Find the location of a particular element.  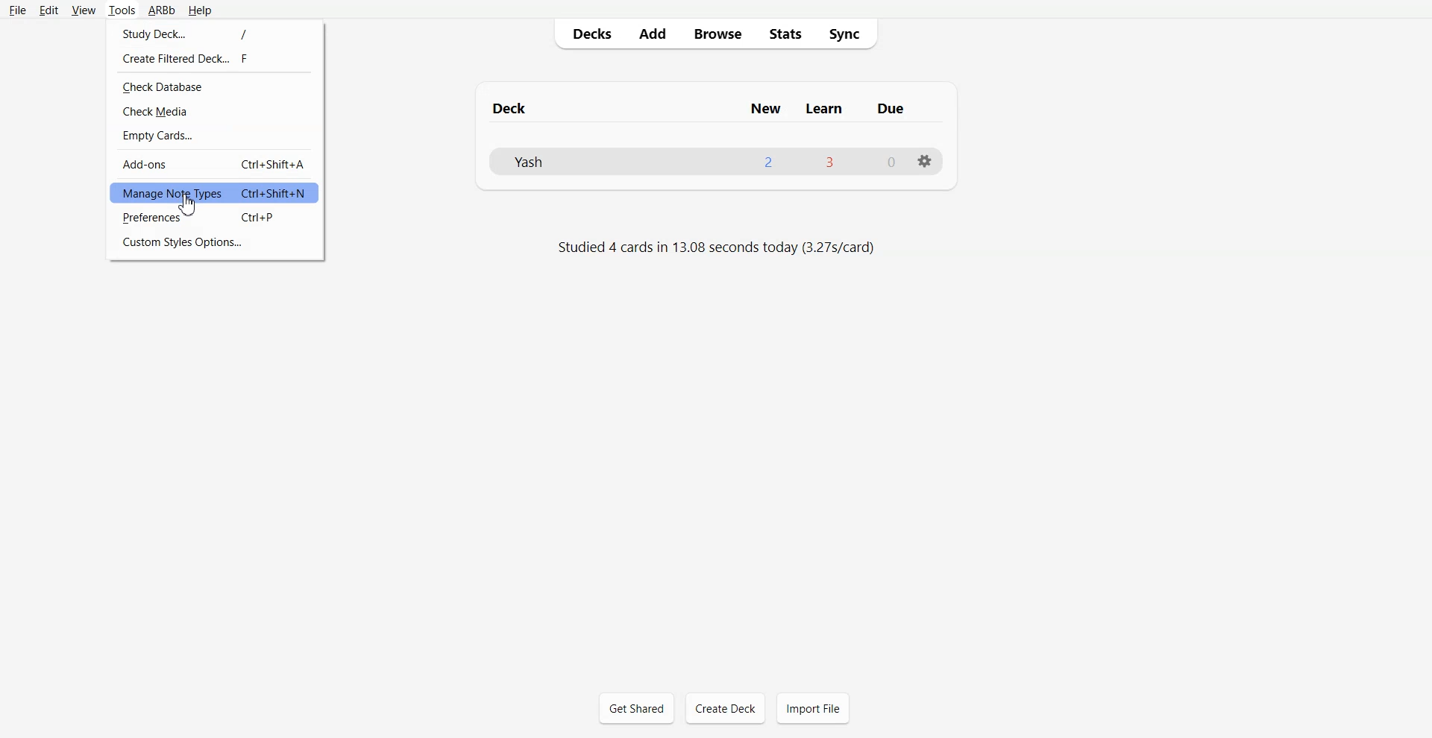

Study Deck is located at coordinates (214, 32).